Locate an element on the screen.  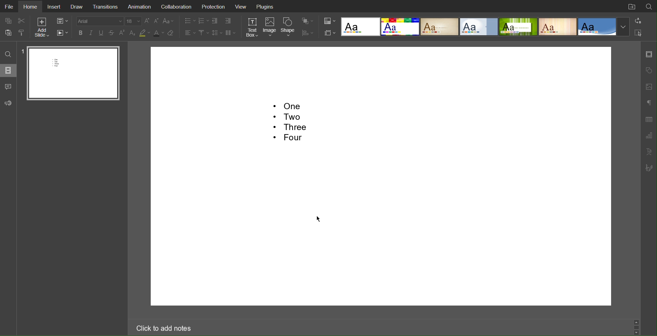
Text - One Two Three Four is located at coordinates (289, 125).